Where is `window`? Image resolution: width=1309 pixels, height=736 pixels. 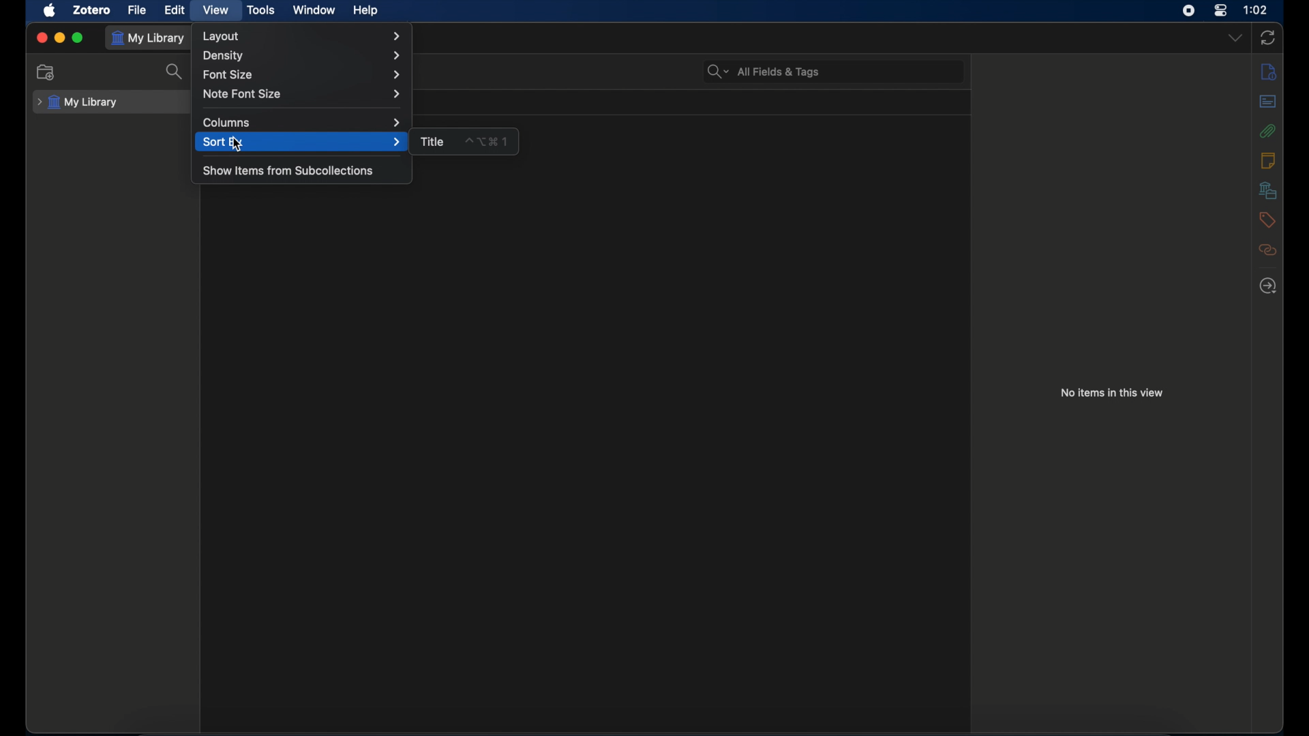 window is located at coordinates (314, 9).